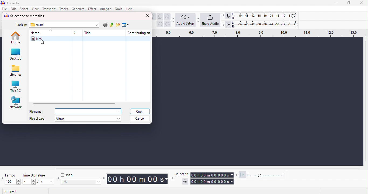 The image size is (368, 194). I want to click on fit project to width, so click(160, 17).